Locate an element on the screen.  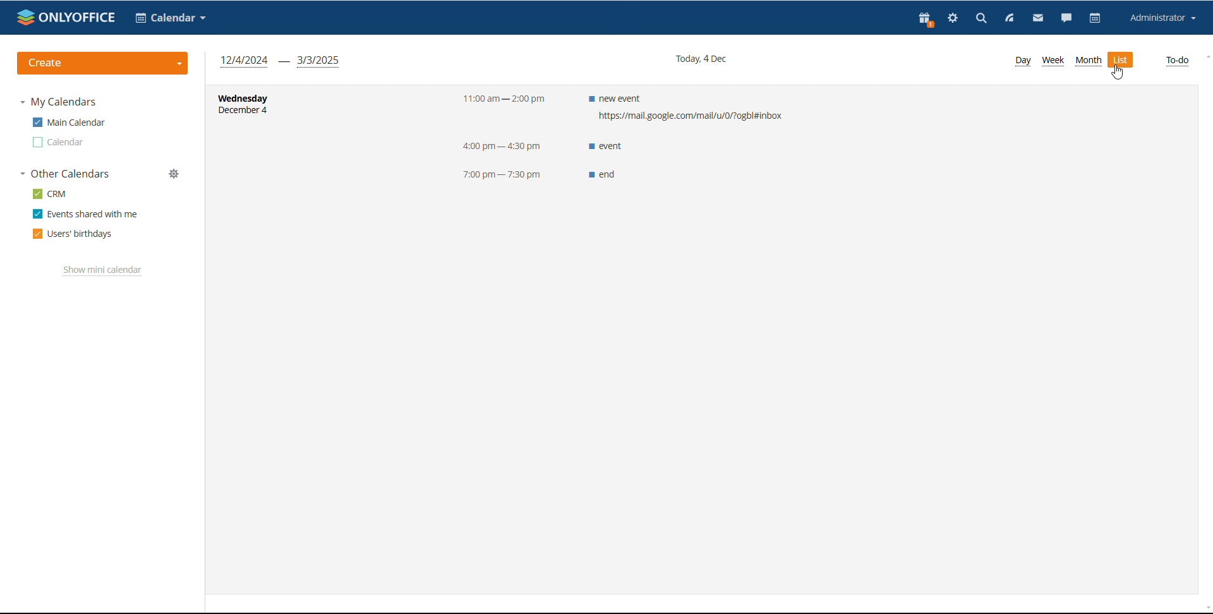
mail is located at coordinates (1036, 19).